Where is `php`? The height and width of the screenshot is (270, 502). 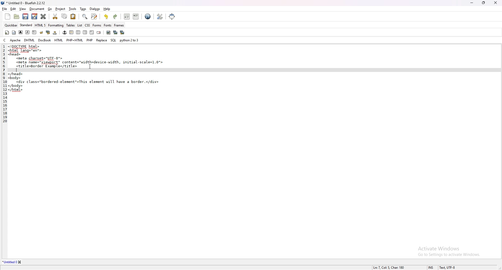 php is located at coordinates (89, 40).